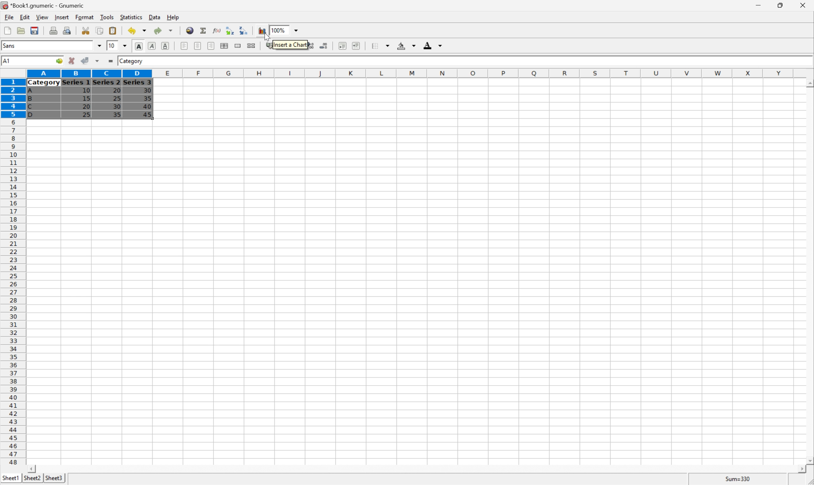  Describe the element at coordinates (84, 17) in the screenshot. I see `Format` at that location.